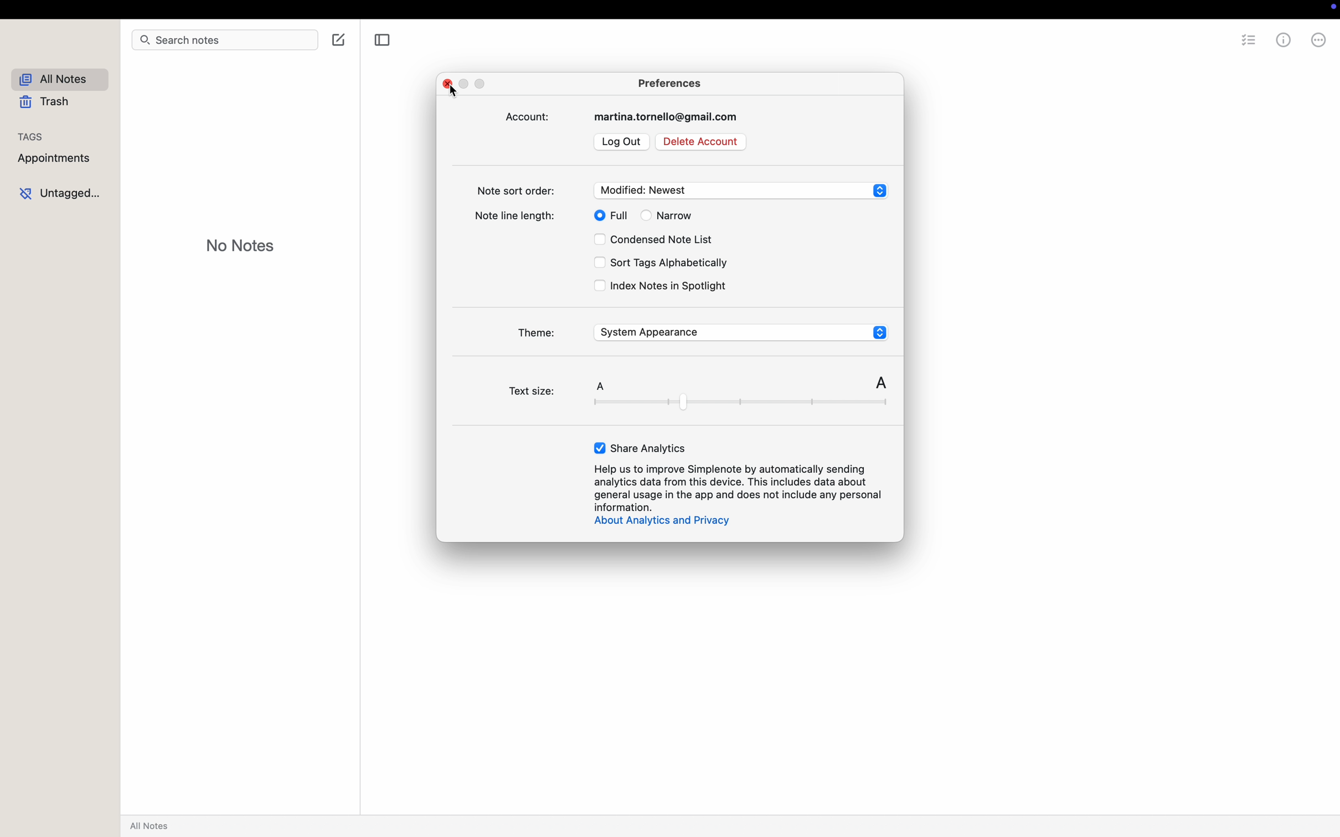  What do you see at coordinates (59, 79) in the screenshot?
I see `all notes` at bounding box center [59, 79].